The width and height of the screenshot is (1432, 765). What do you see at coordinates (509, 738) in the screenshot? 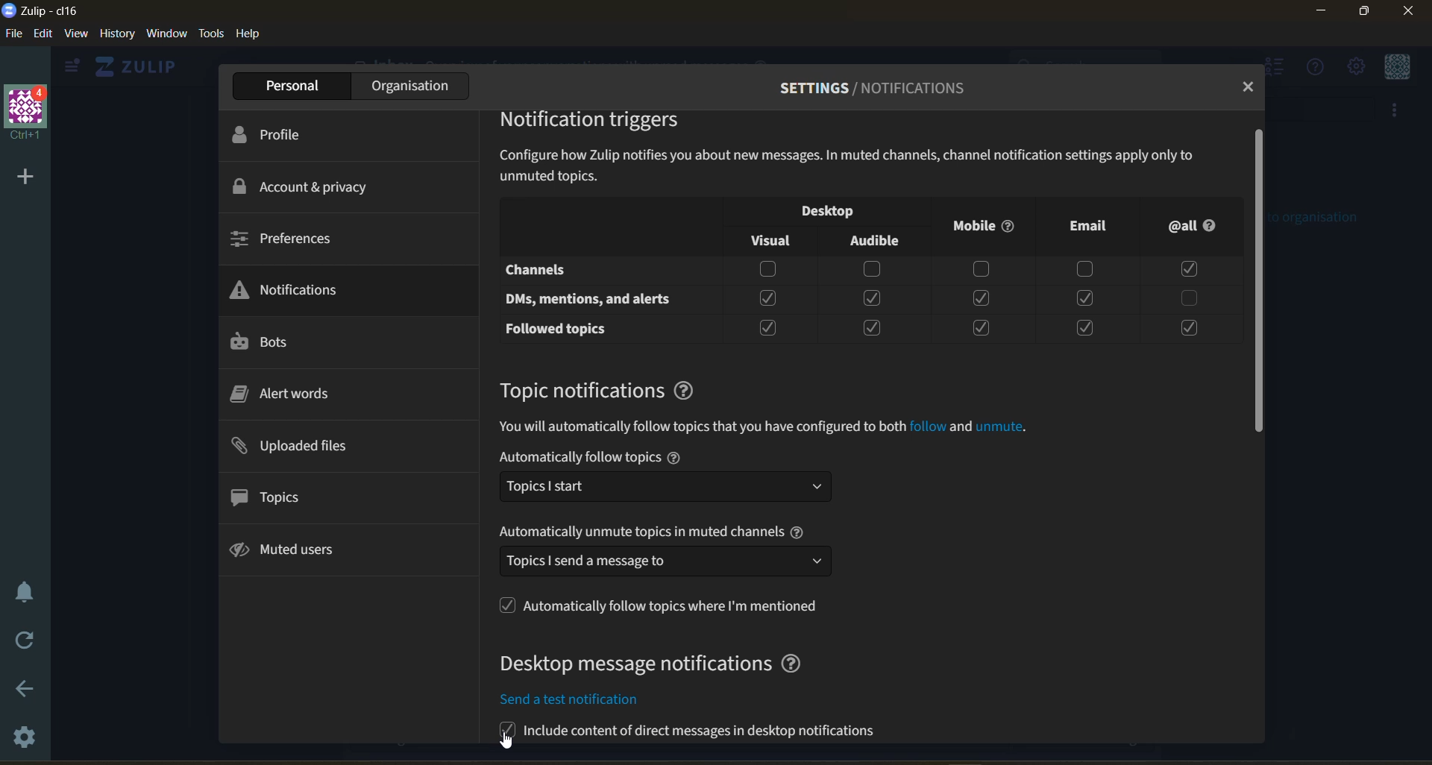
I see `cursor` at bounding box center [509, 738].